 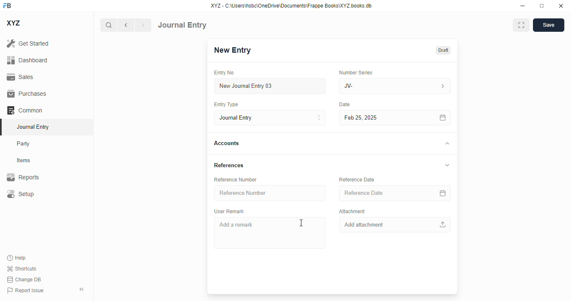 What do you see at coordinates (271, 193) in the screenshot?
I see `reference number` at bounding box center [271, 193].